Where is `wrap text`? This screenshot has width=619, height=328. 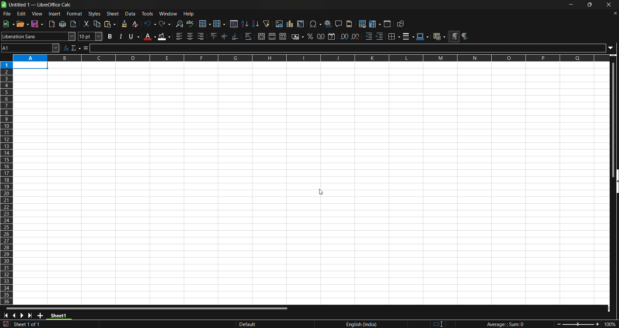 wrap text is located at coordinates (249, 37).